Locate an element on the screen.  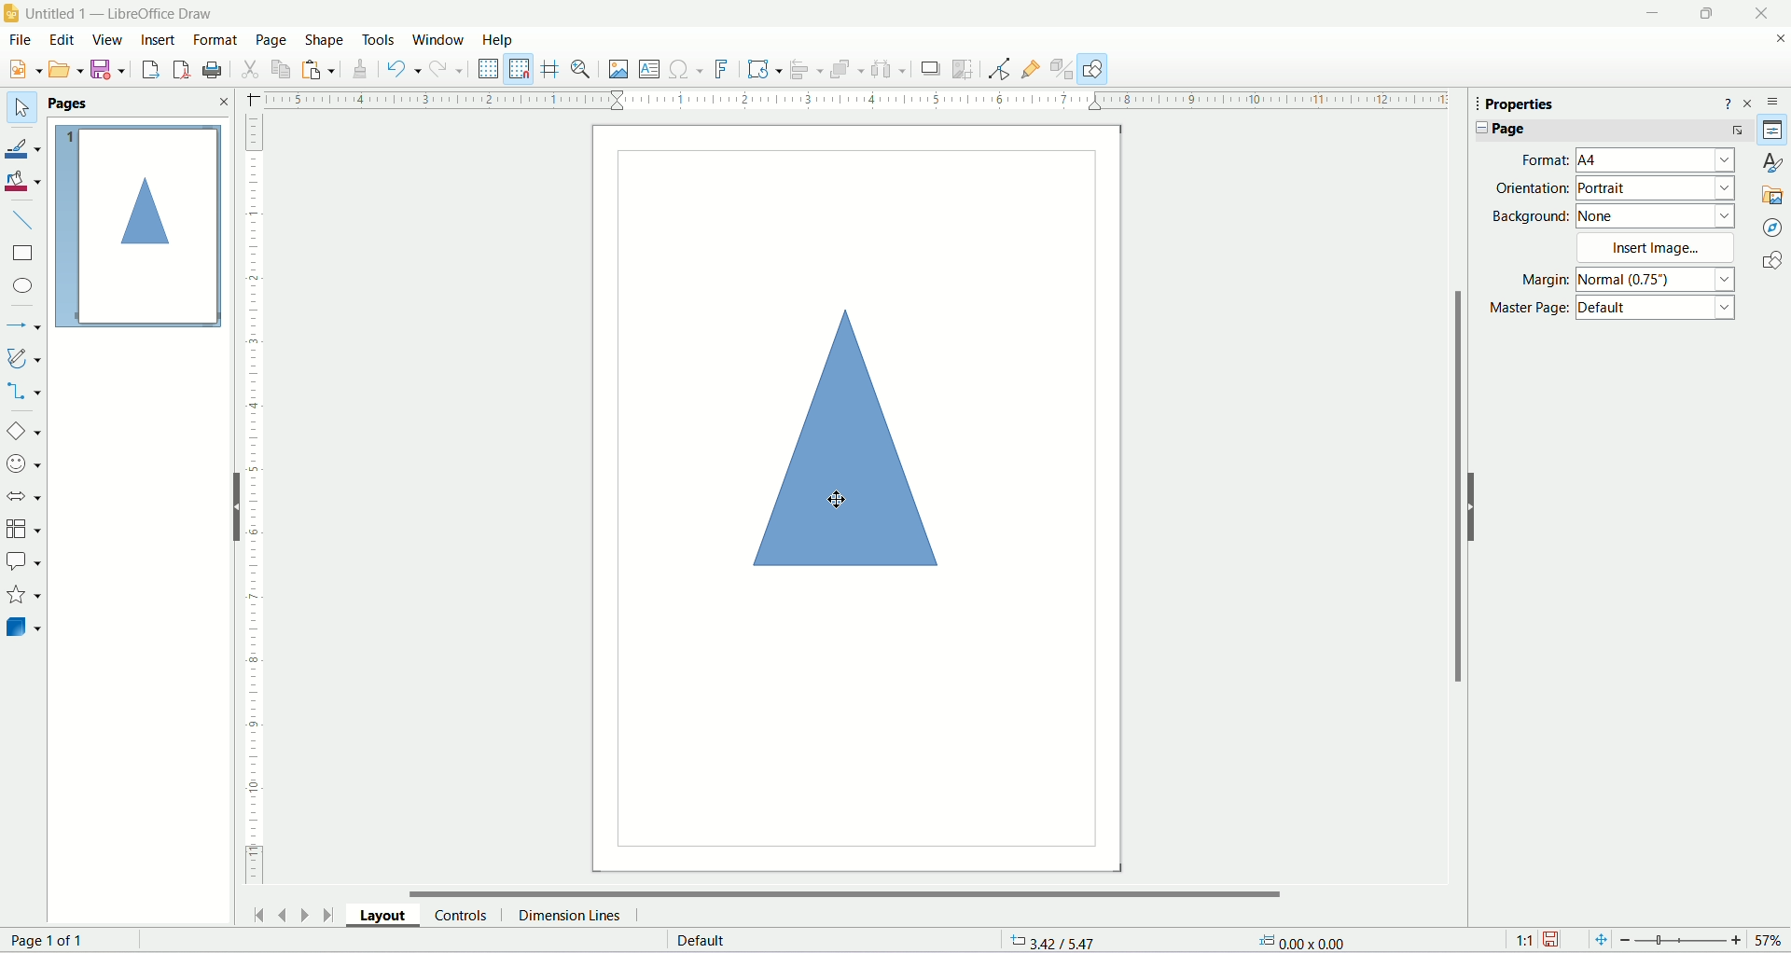
Curves and Polygons is located at coordinates (23, 357).